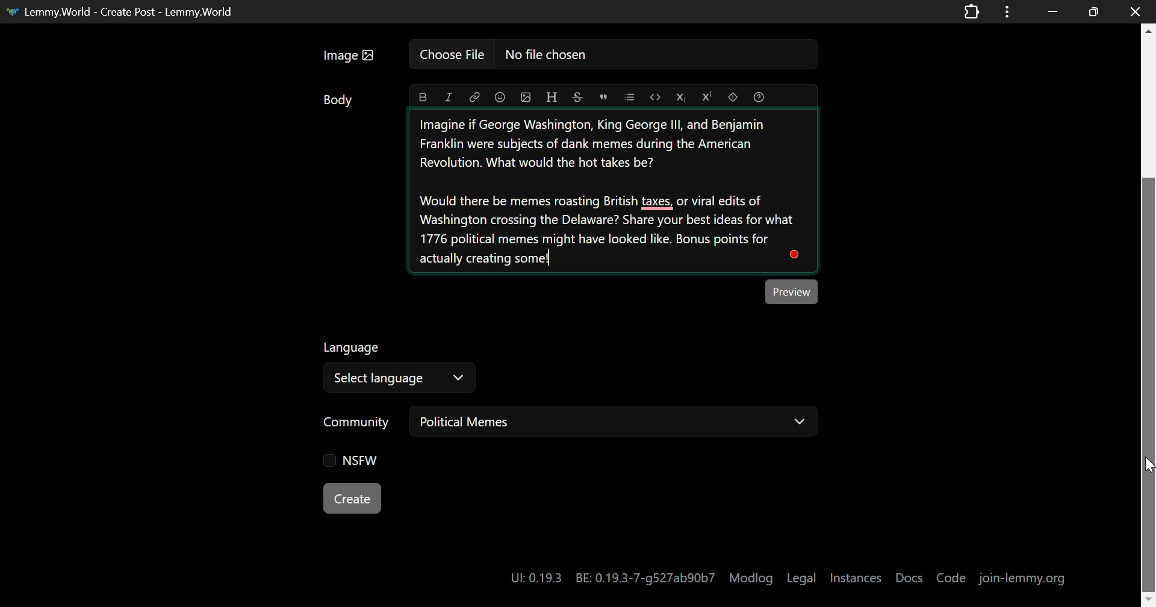 Image resolution: width=1156 pixels, height=607 pixels. Describe the element at coordinates (614, 192) in the screenshot. I see `Memes in American Revolution` at that location.